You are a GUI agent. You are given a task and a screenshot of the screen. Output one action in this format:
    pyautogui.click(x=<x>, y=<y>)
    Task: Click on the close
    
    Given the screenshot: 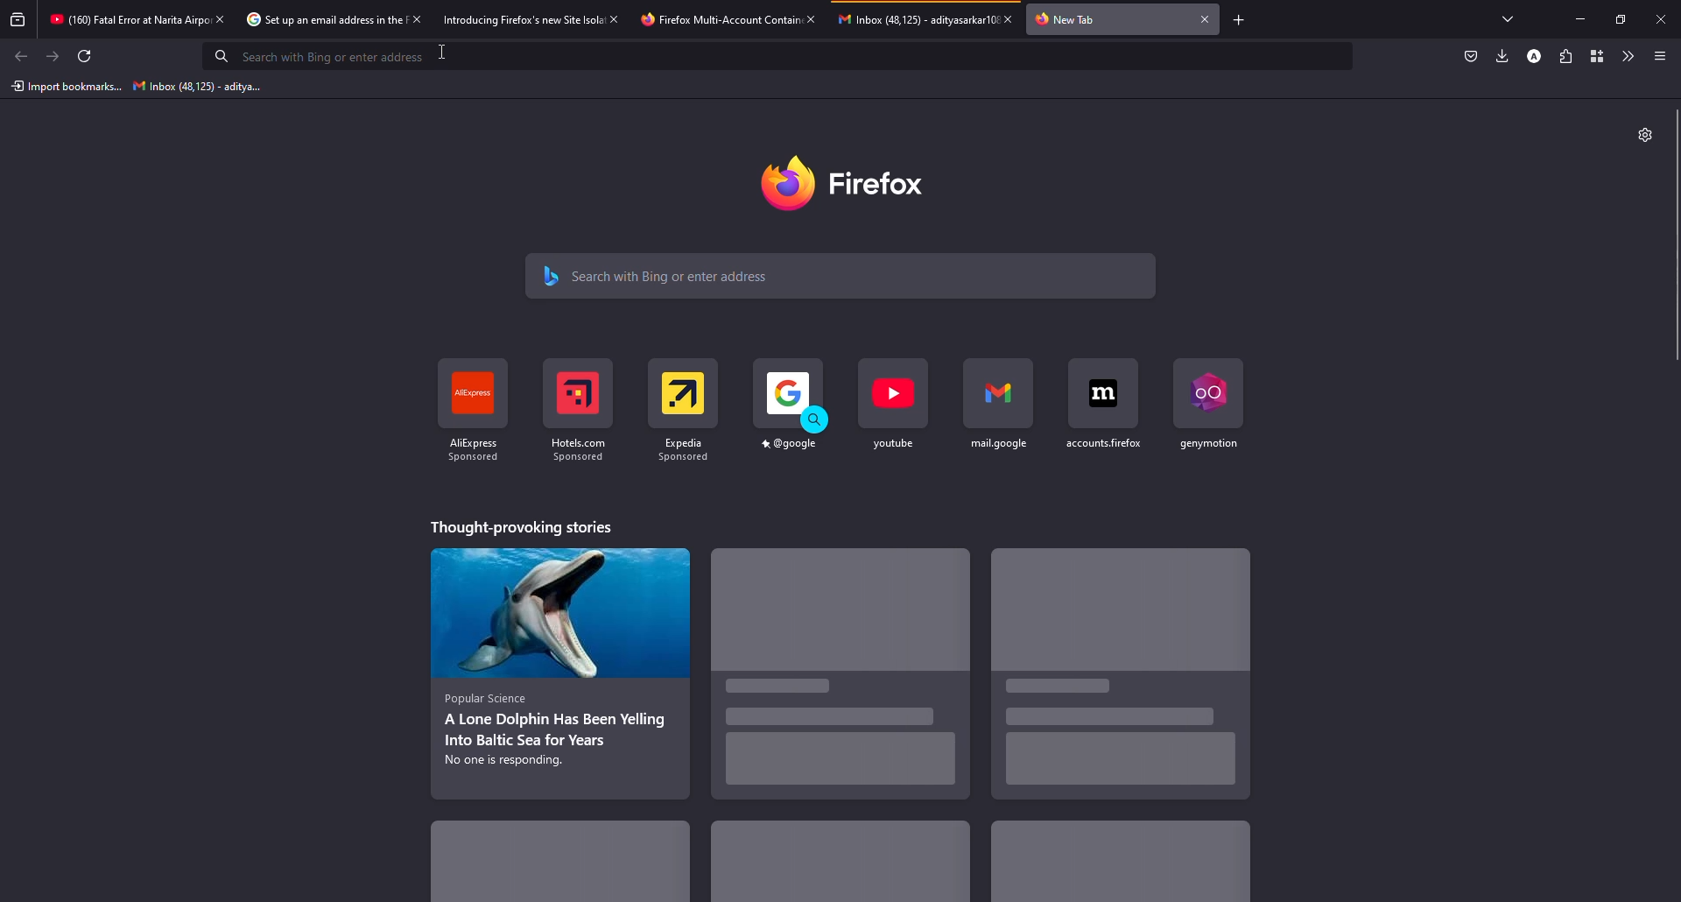 What is the action you would take?
    pyautogui.click(x=418, y=19)
    